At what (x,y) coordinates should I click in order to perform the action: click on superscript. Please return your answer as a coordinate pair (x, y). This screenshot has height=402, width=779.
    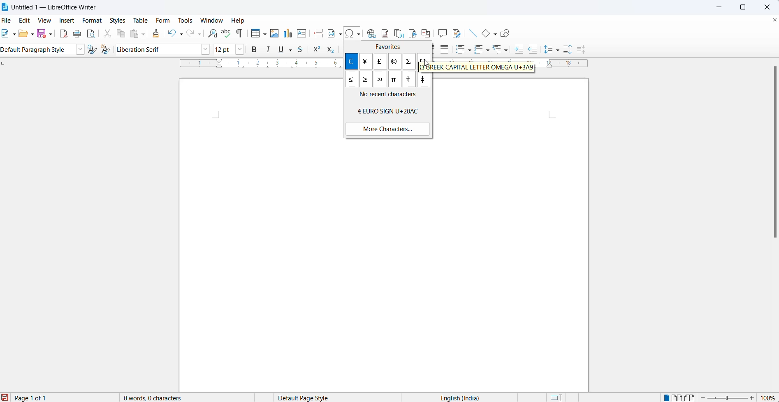
    Looking at the image, I should click on (317, 50).